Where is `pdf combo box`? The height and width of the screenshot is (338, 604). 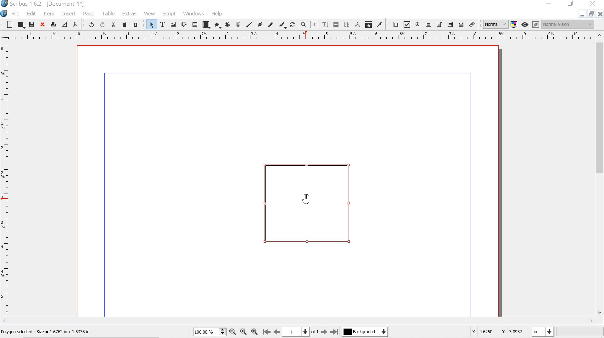
pdf combo box is located at coordinates (438, 24).